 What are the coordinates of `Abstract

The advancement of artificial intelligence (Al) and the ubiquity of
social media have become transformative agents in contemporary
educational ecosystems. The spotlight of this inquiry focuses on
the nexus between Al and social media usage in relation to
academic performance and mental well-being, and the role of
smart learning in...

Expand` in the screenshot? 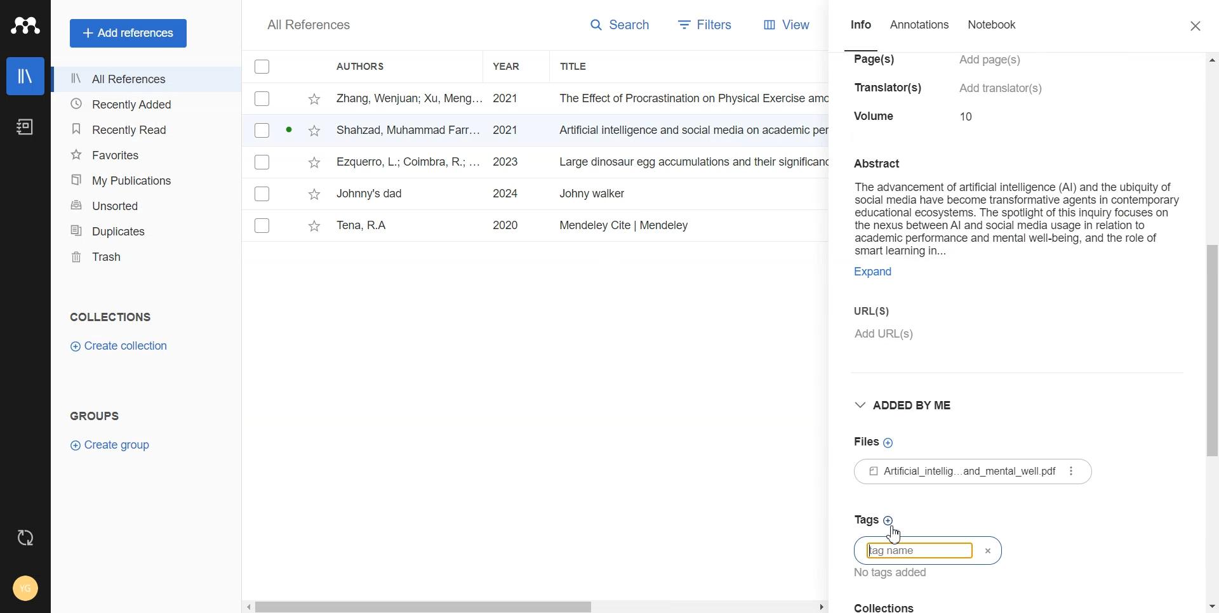 It's located at (1016, 218).